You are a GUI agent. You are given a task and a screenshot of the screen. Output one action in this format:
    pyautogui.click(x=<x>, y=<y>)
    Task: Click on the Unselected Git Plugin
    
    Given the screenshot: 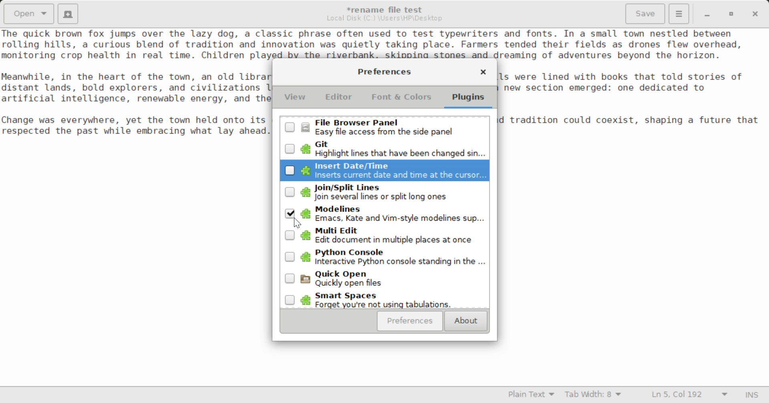 What is the action you would take?
    pyautogui.click(x=387, y=149)
    